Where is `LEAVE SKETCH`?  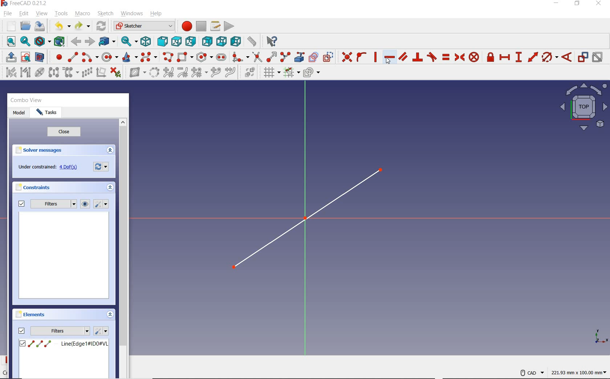 LEAVE SKETCH is located at coordinates (10, 57).